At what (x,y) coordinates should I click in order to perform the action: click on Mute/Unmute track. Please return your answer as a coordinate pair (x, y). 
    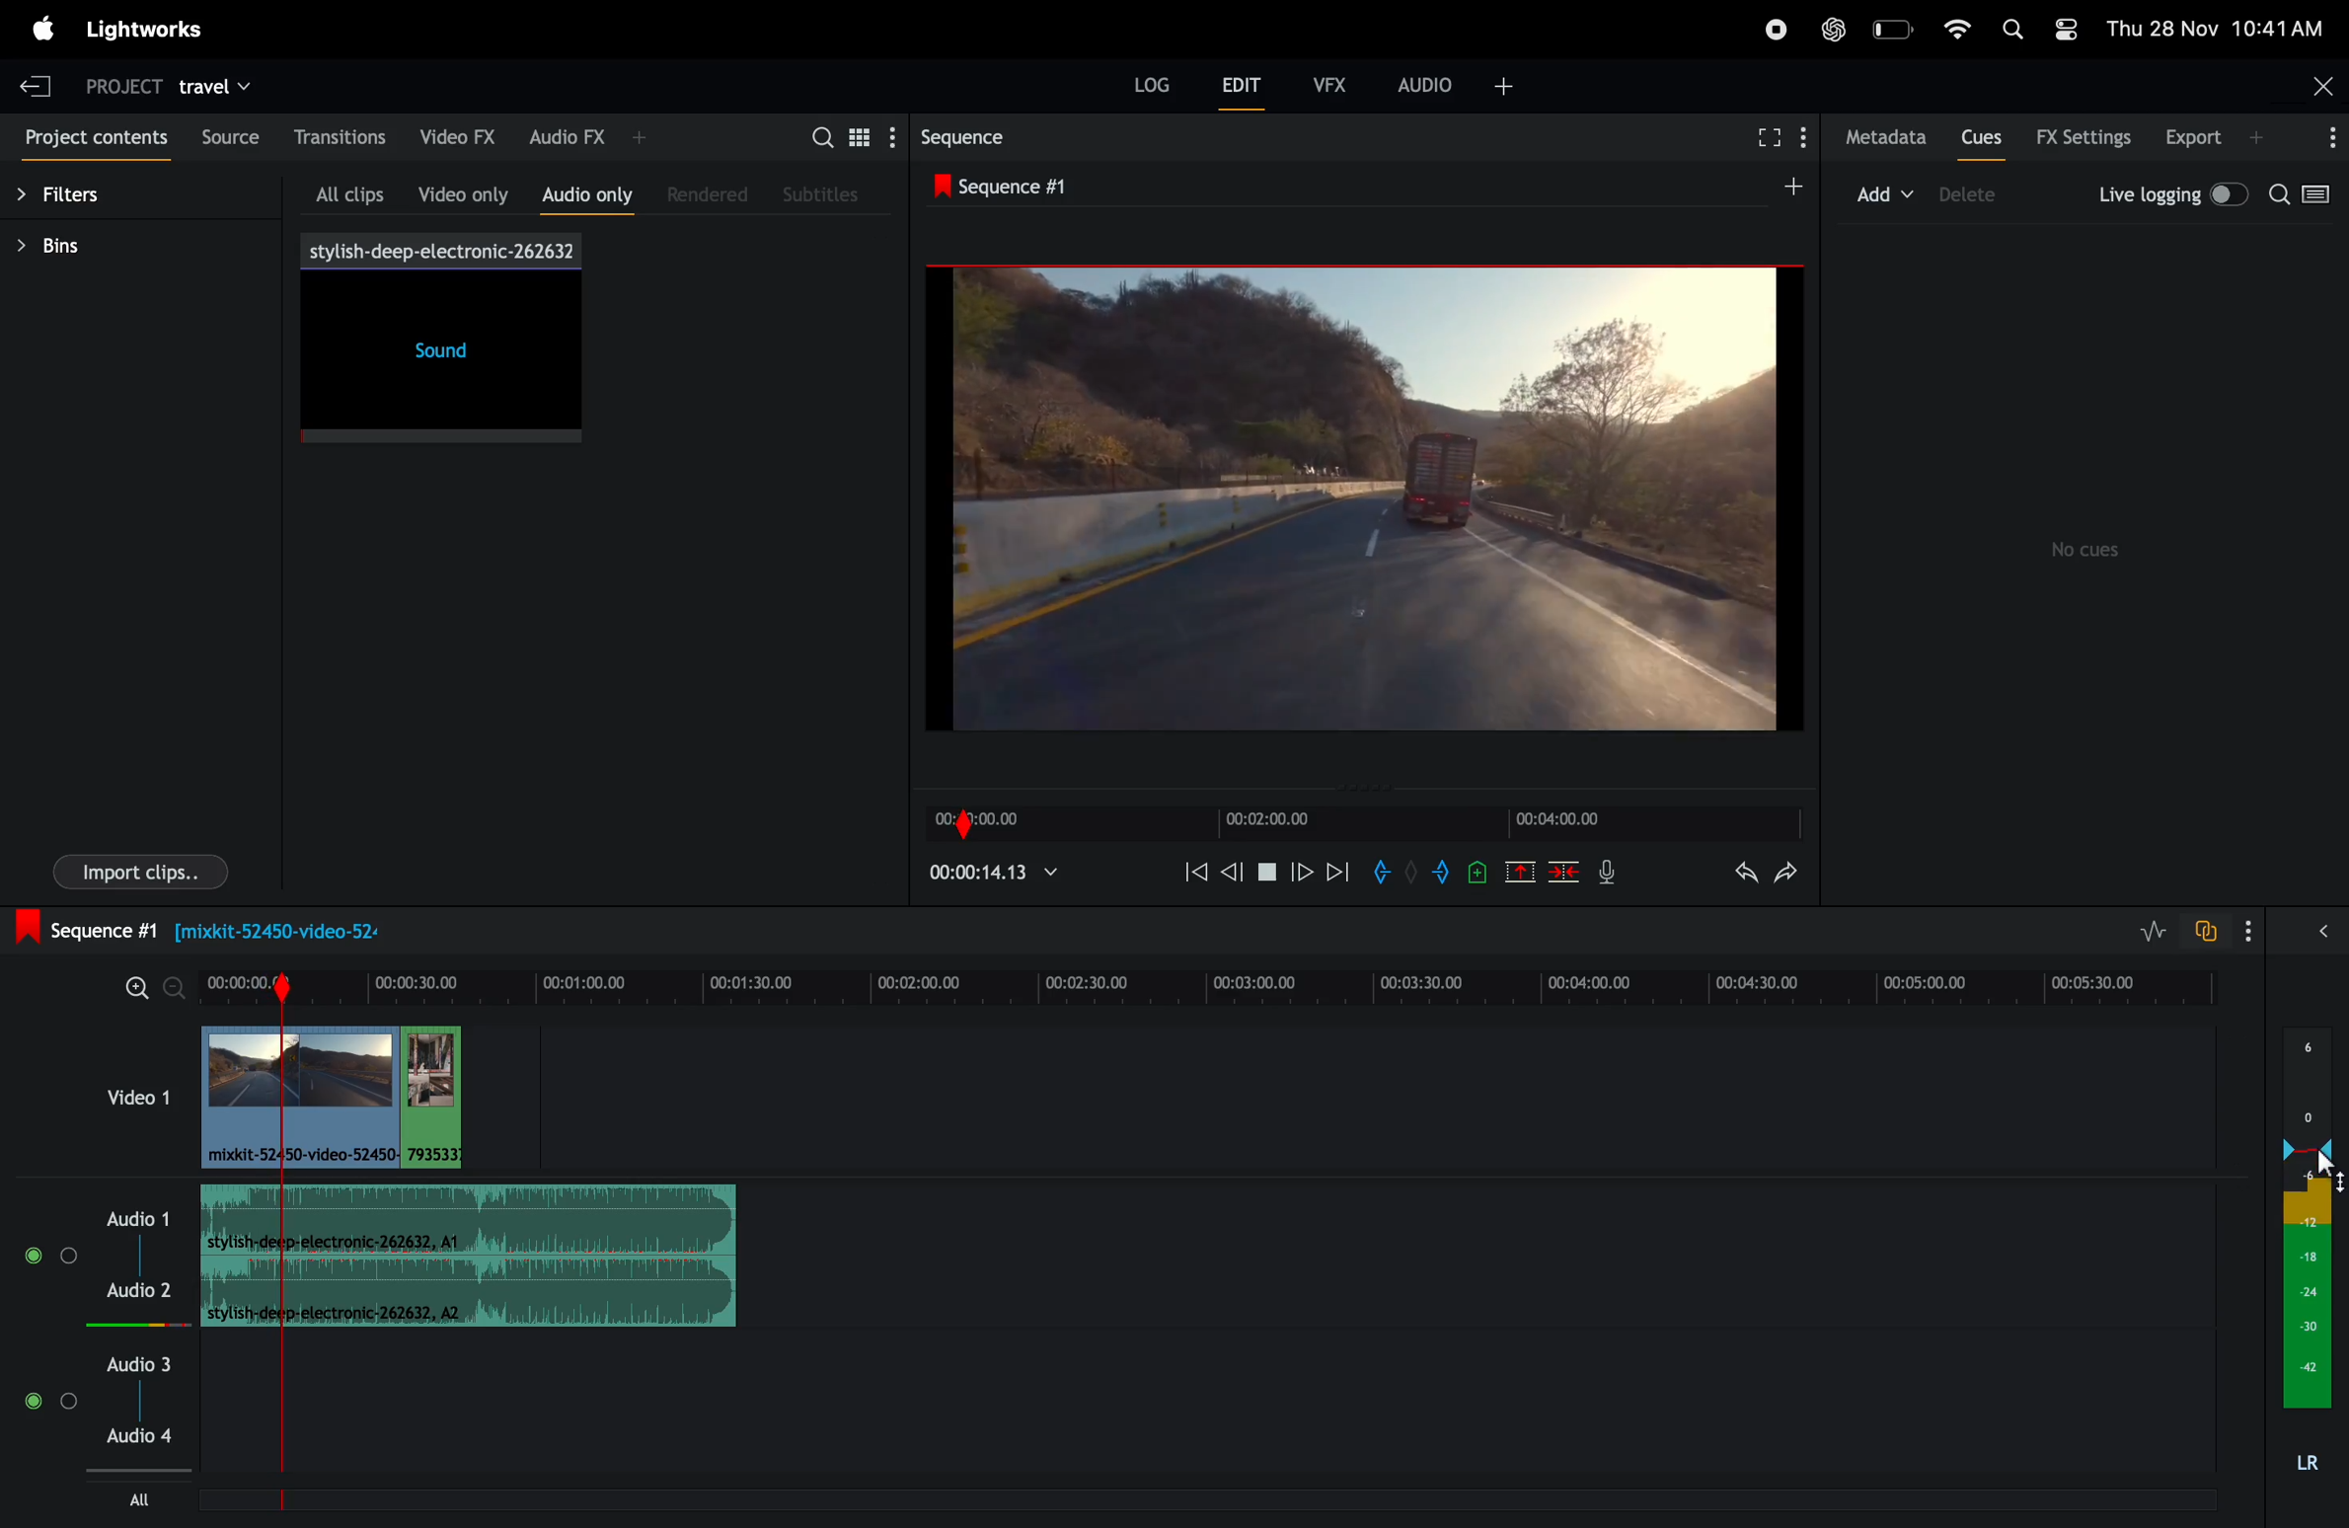
    Looking at the image, I should click on (33, 1410).